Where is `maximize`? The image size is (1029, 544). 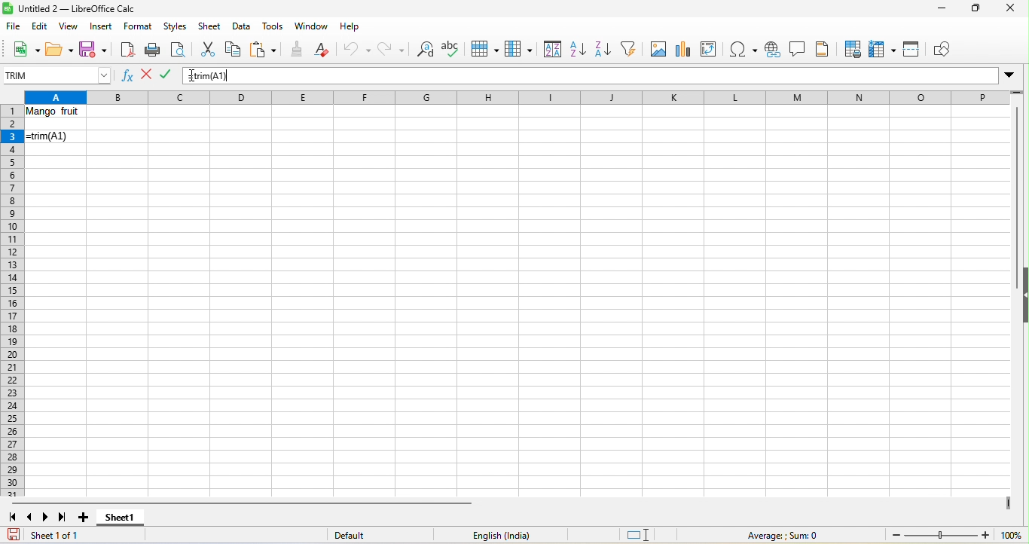 maximize is located at coordinates (973, 10).